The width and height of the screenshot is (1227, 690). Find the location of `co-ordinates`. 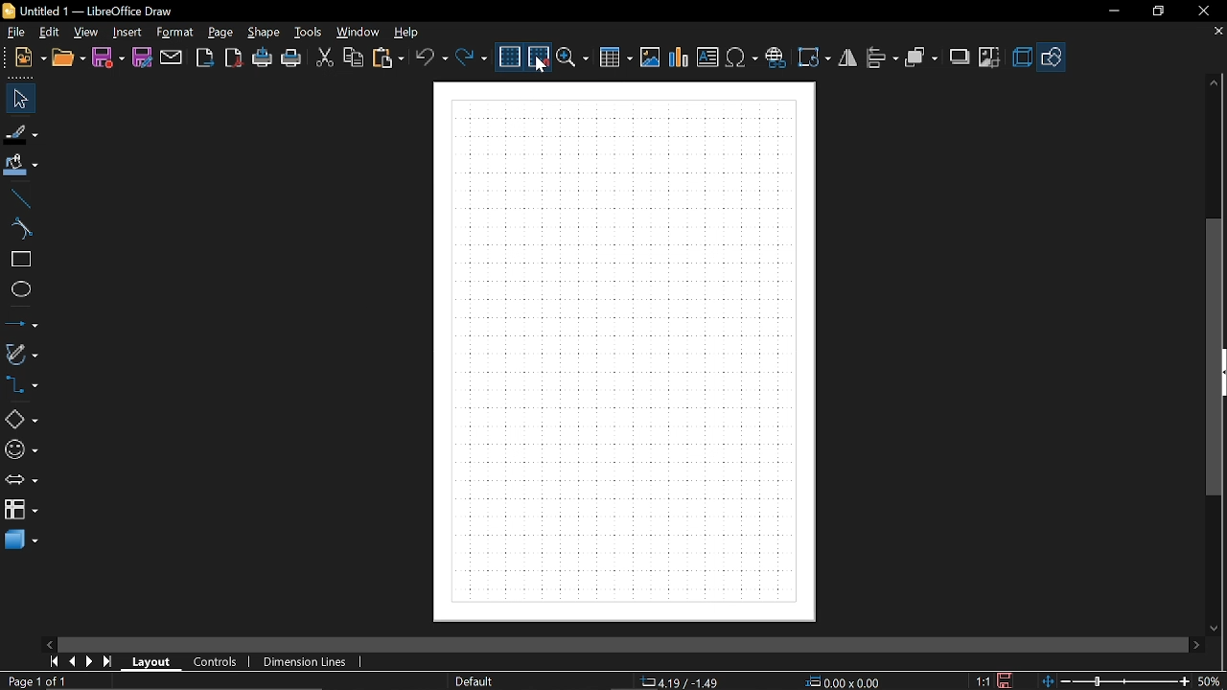

co-ordinates is located at coordinates (681, 682).